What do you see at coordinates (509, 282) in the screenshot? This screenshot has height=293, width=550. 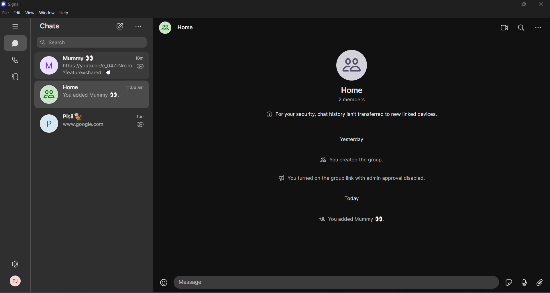 I see `sticker` at bounding box center [509, 282].